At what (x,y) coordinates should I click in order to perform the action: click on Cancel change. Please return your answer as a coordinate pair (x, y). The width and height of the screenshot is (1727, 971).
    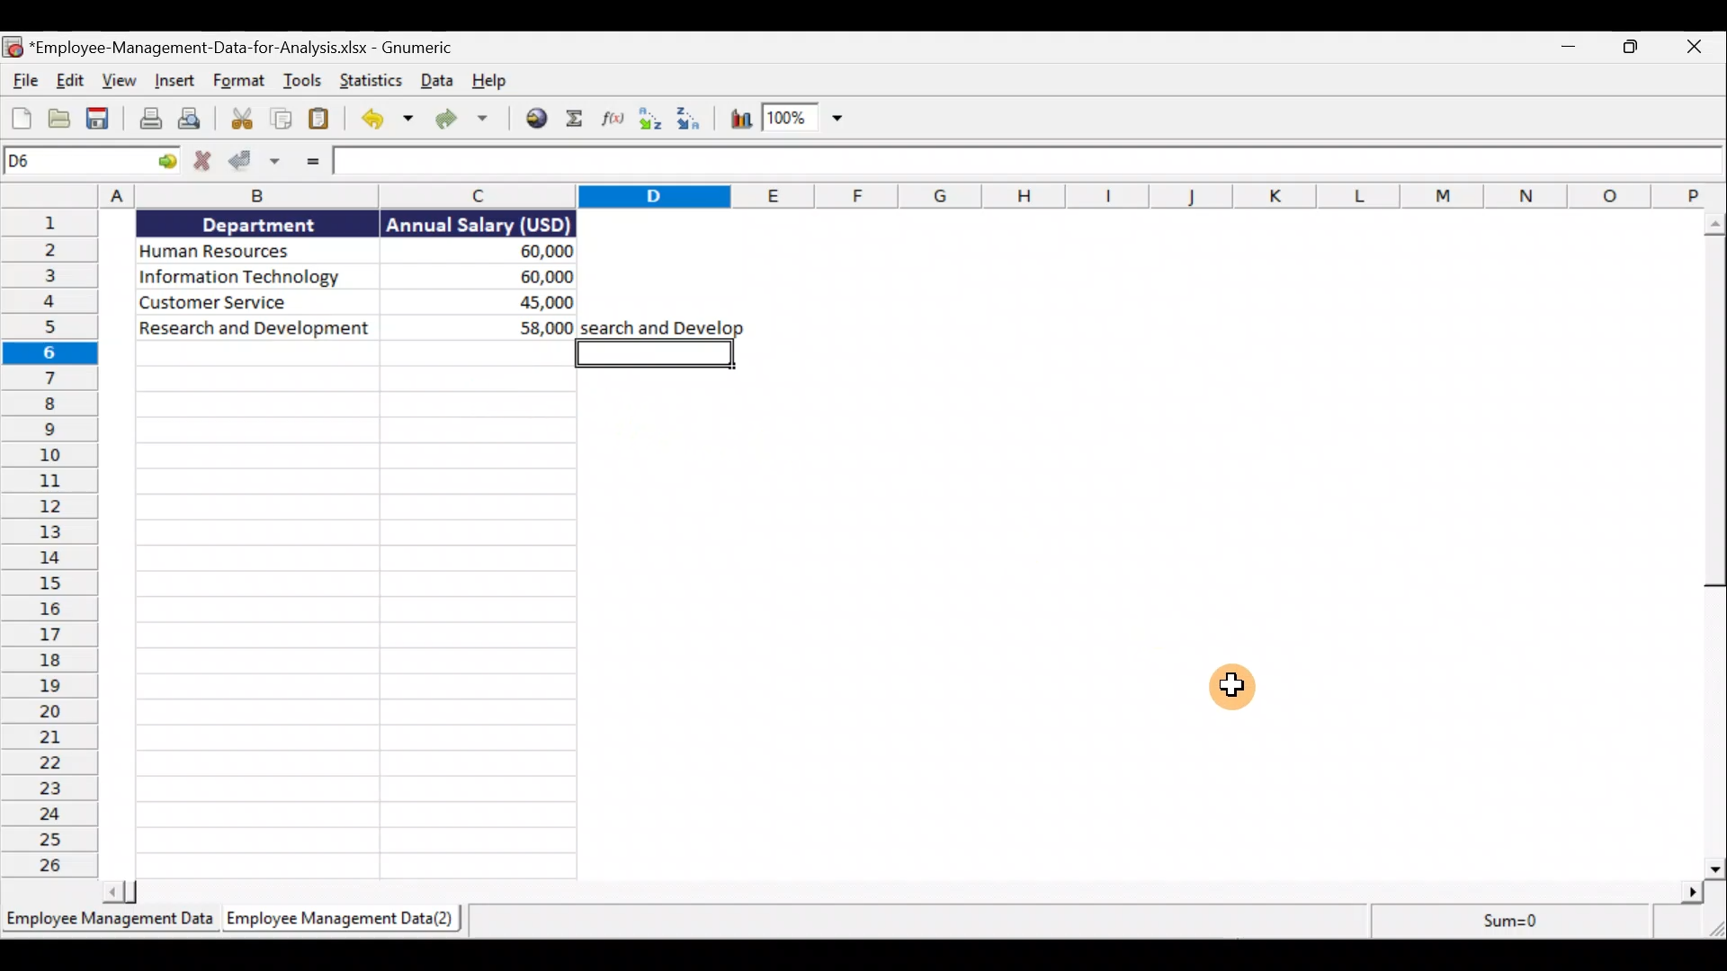
    Looking at the image, I should click on (199, 163).